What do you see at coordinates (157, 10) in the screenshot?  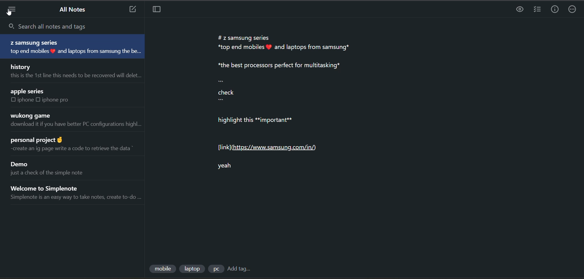 I see `toggle focus mode` at bounding box center [157, 10].